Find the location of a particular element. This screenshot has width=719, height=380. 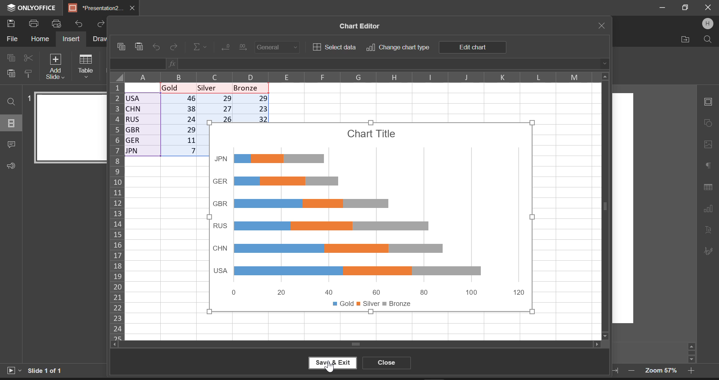

Table is located at coordinates (86, 65).